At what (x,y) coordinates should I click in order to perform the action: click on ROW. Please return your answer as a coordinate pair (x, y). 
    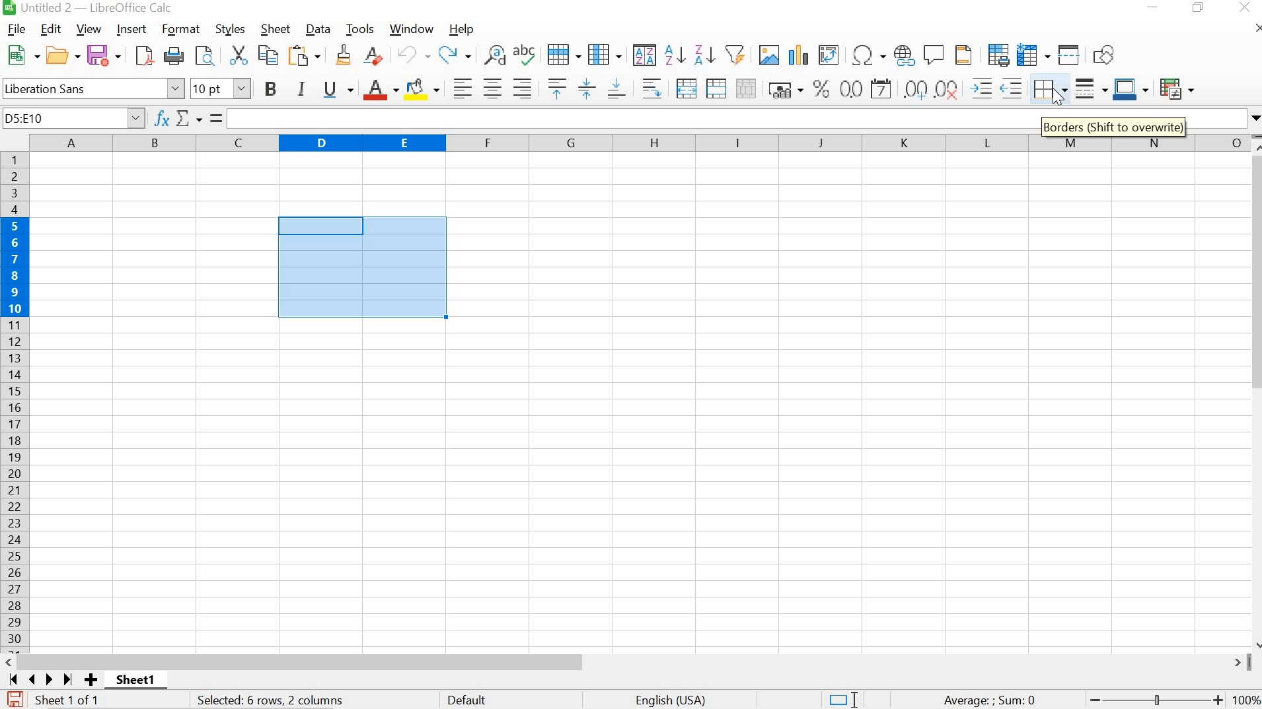
    Looking at the image, I should click on (564, 55).